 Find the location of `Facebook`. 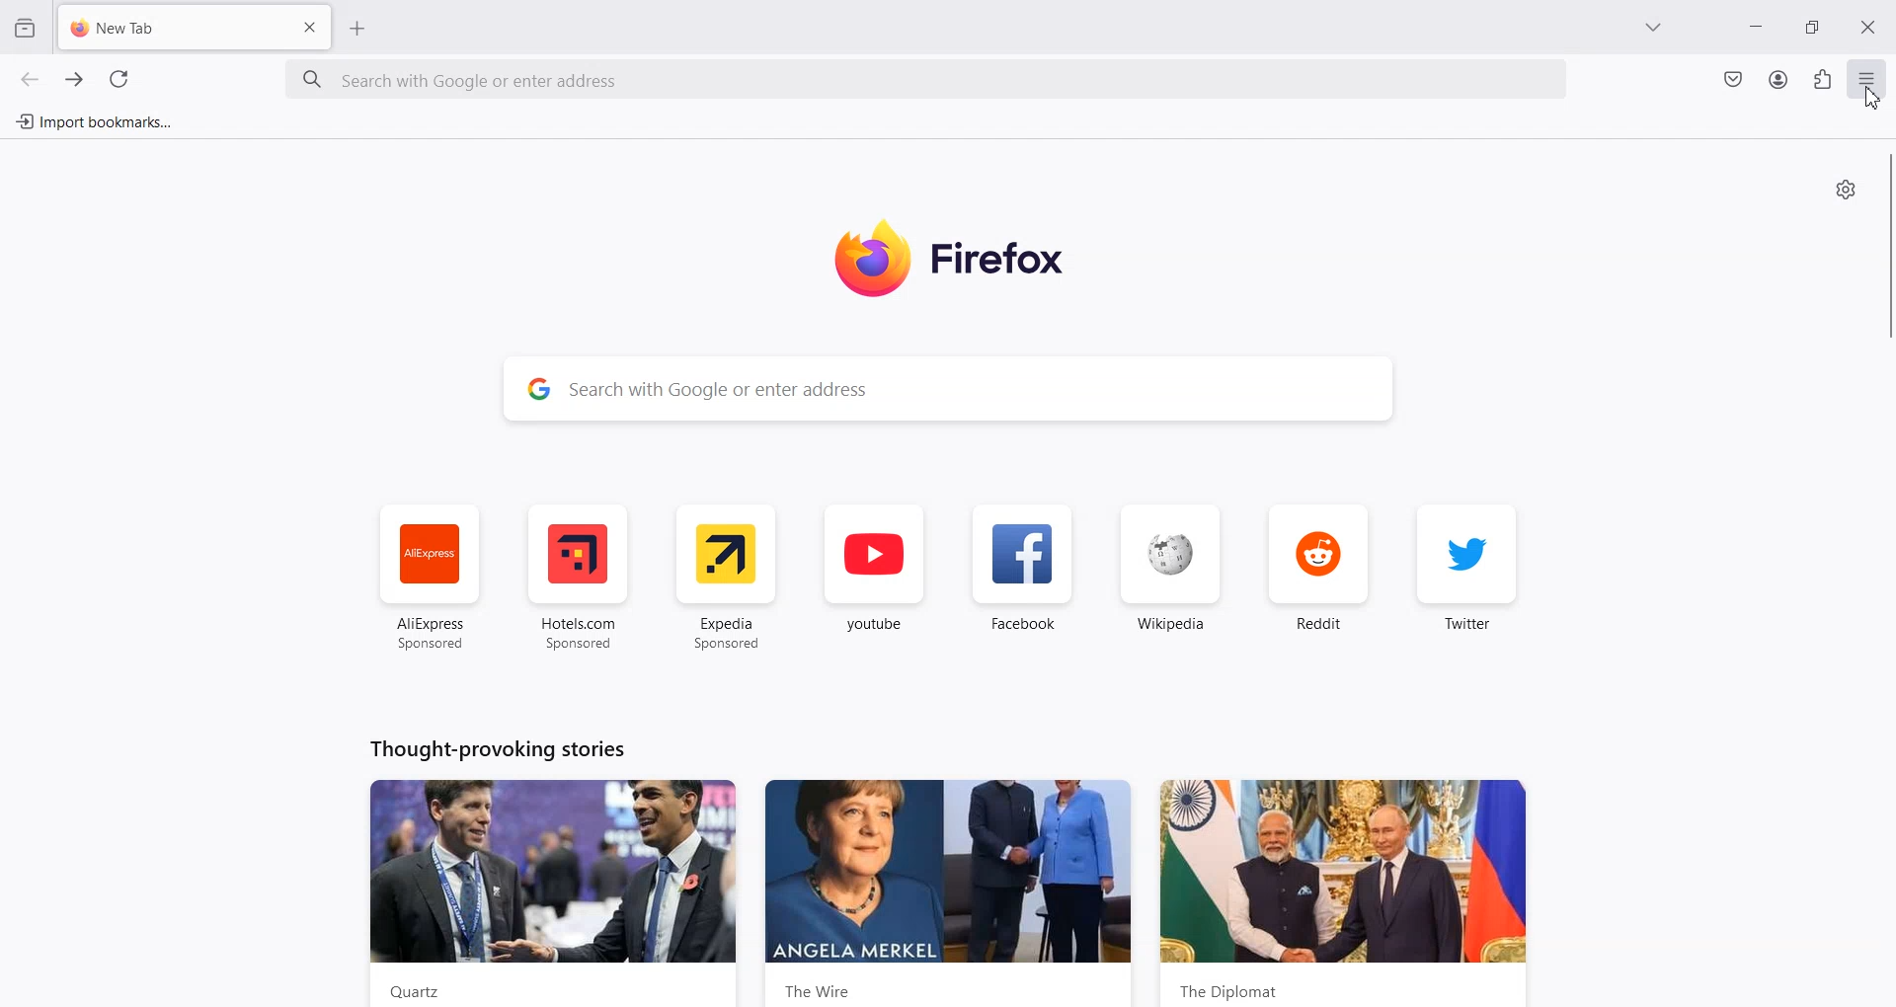

Facebook is located at coordinates (1023, 574).